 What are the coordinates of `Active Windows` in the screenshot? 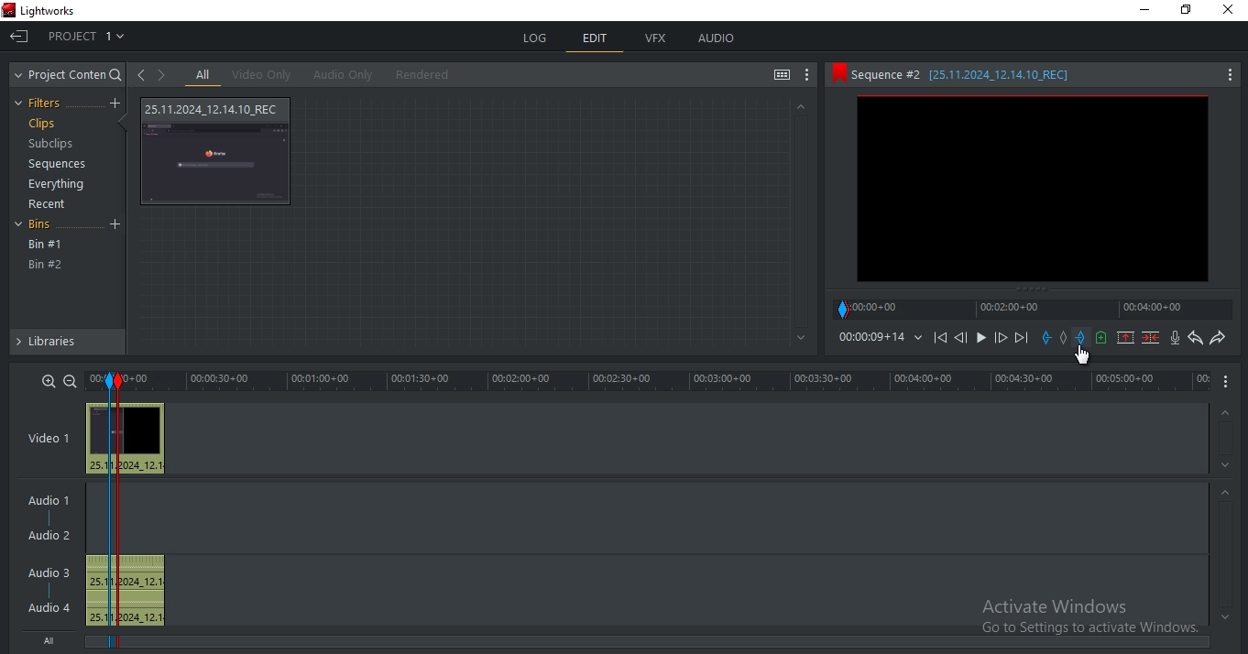 It's located at (1083, 619).